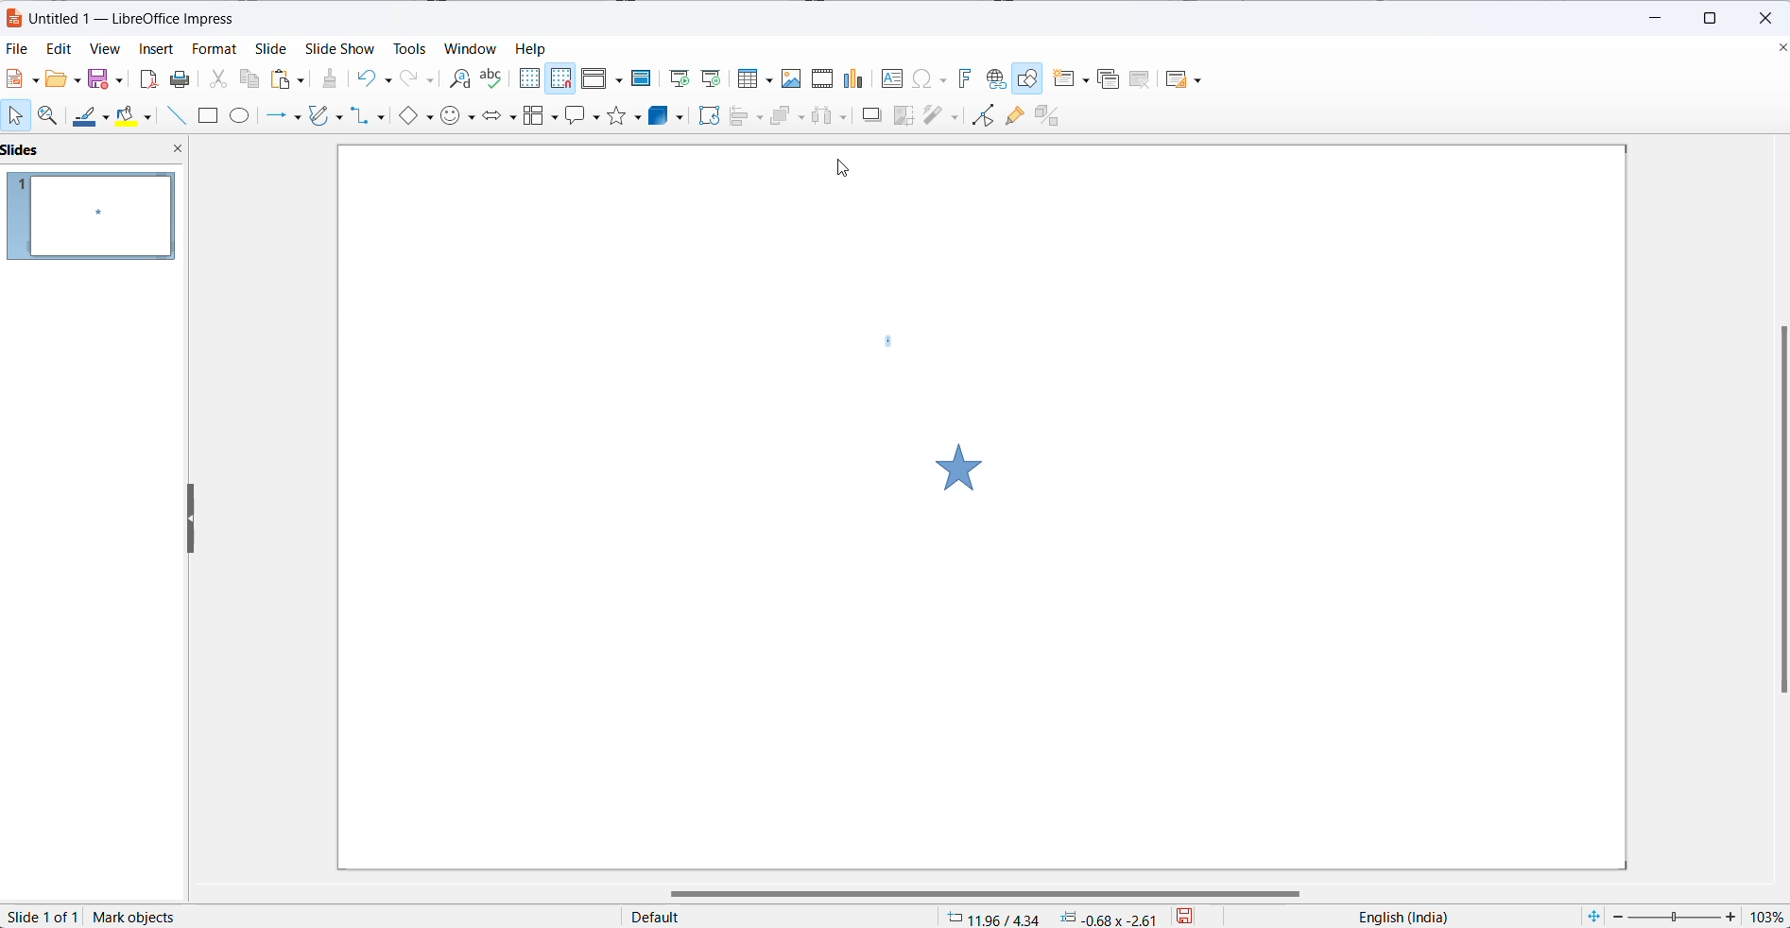 The height and width of the screenshot is (928, 1790). What do you see at coordinates (833, 116) in the screenshot?
I see `` at bounding box center [833, 116].